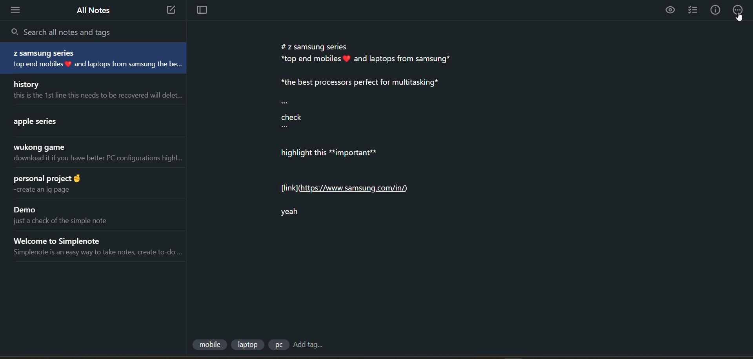 This screenshot has width=753, height=359. What do you see at coordinates (18, 10) in the screenshot?
I see `menu` at bounding box center [18, 10].